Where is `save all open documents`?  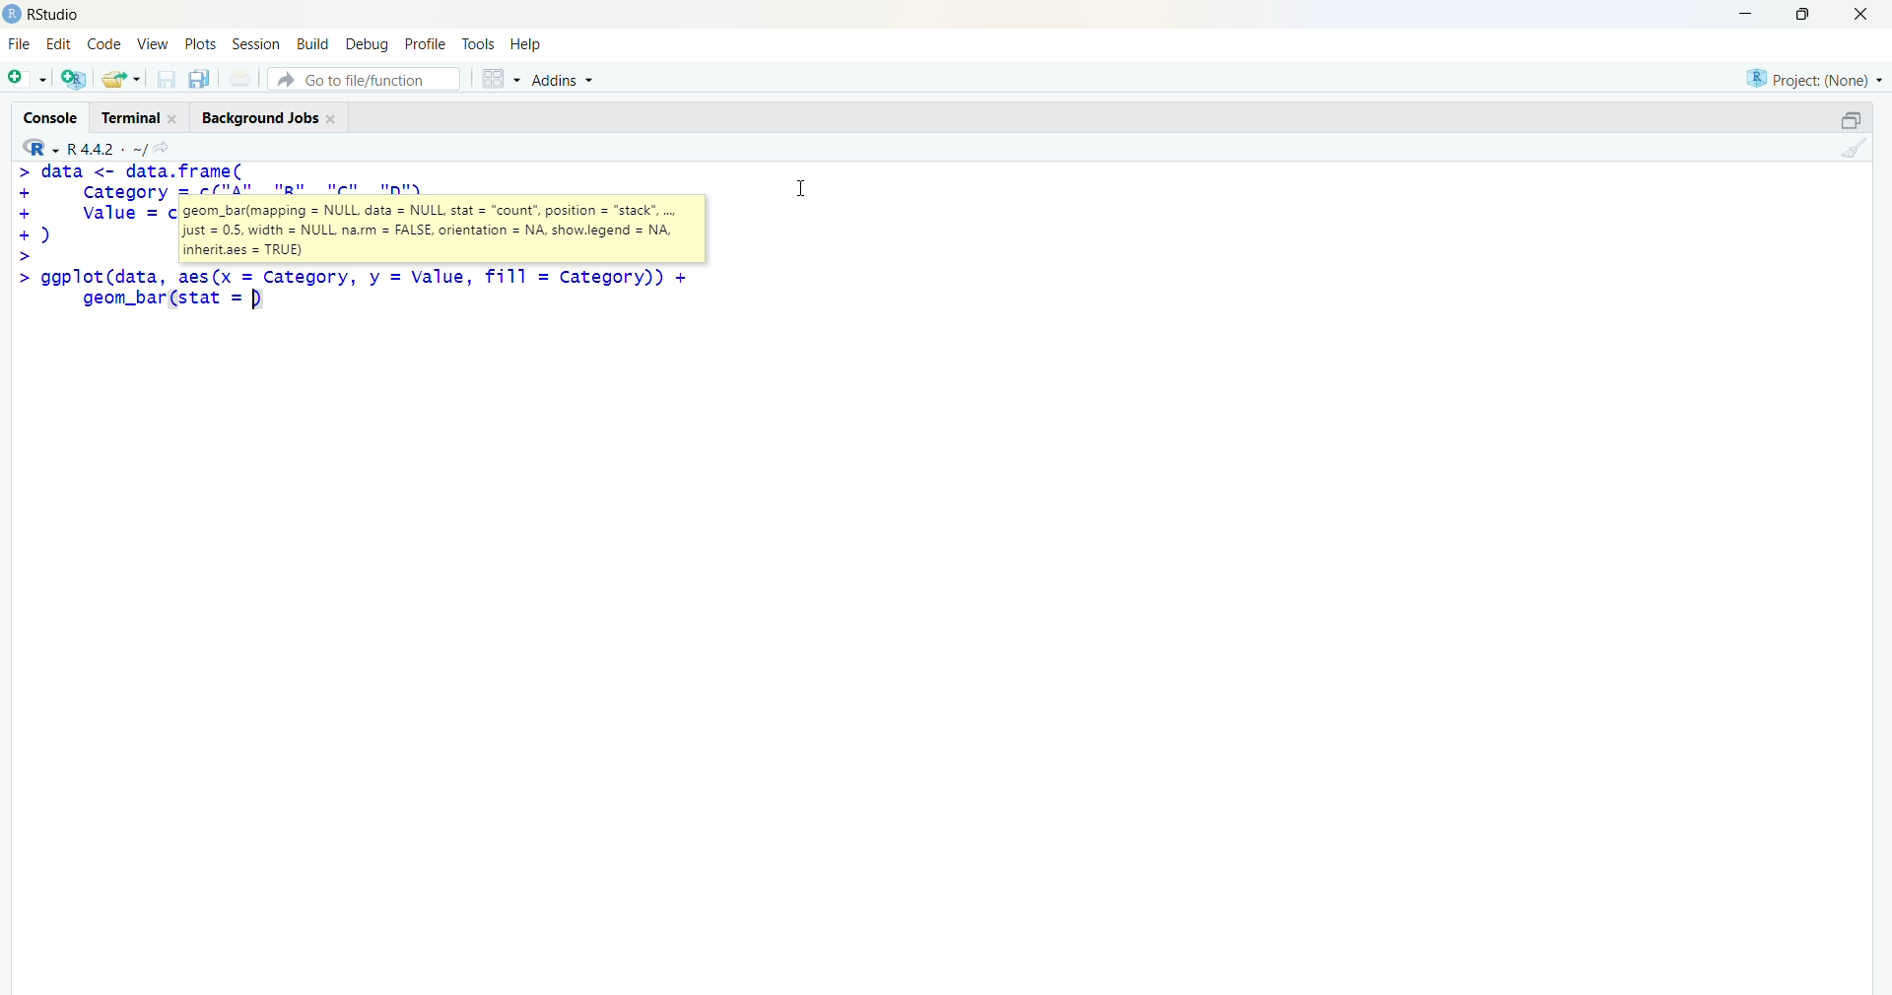
save all open documents is located at coordinates (198, 79).